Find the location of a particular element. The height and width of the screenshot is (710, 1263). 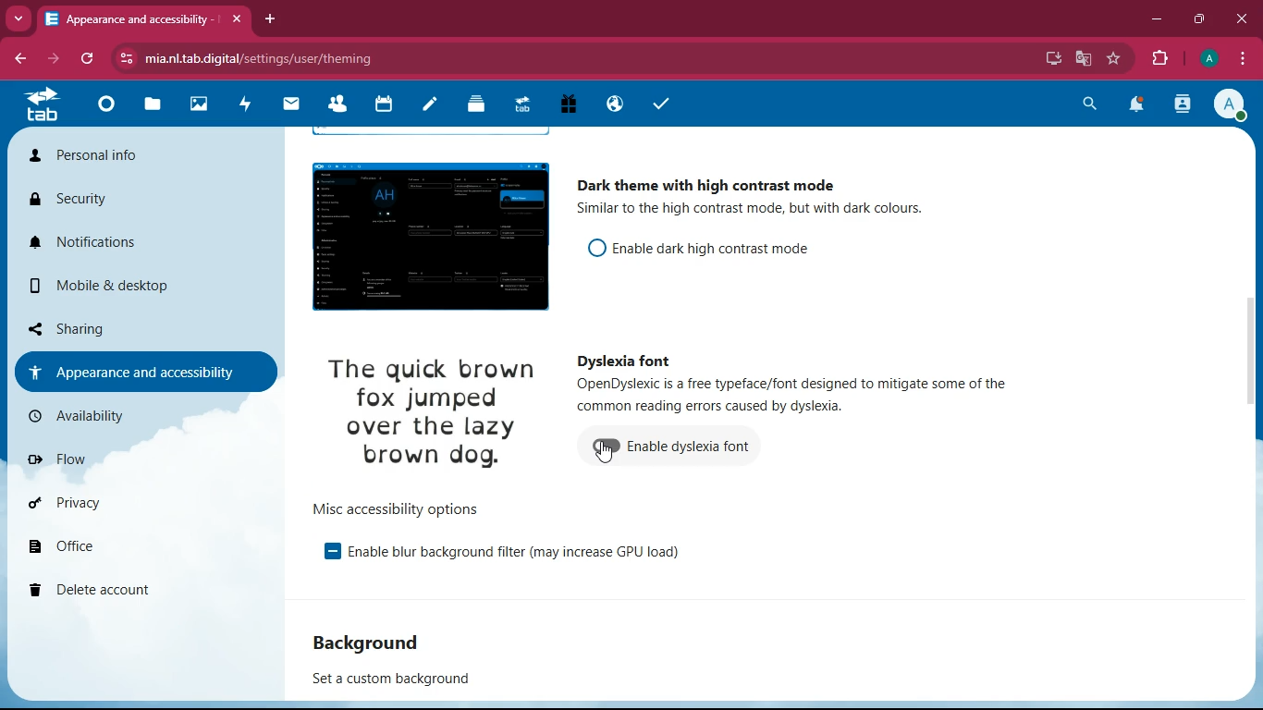

options is located at coordinates (398, 508).